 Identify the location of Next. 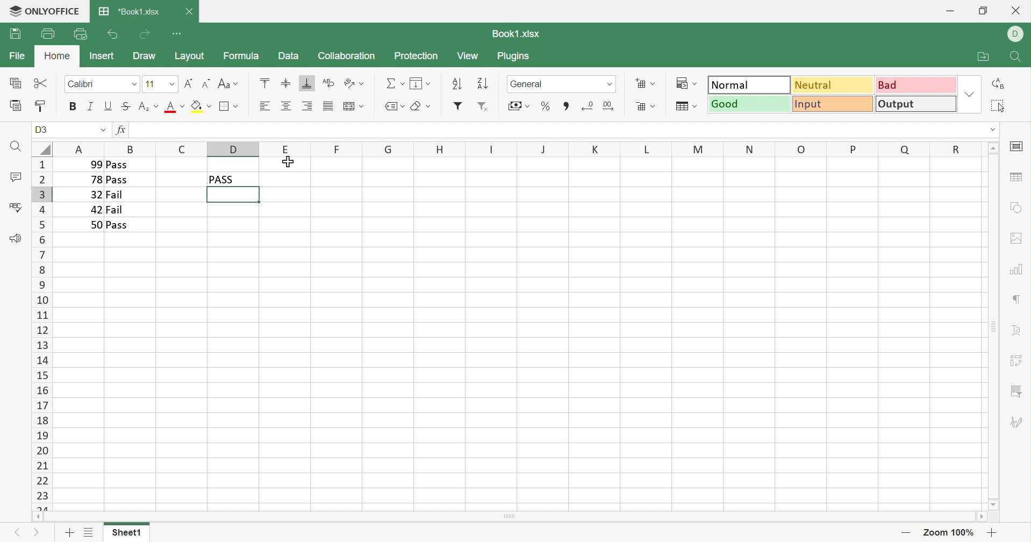
(17, 533).